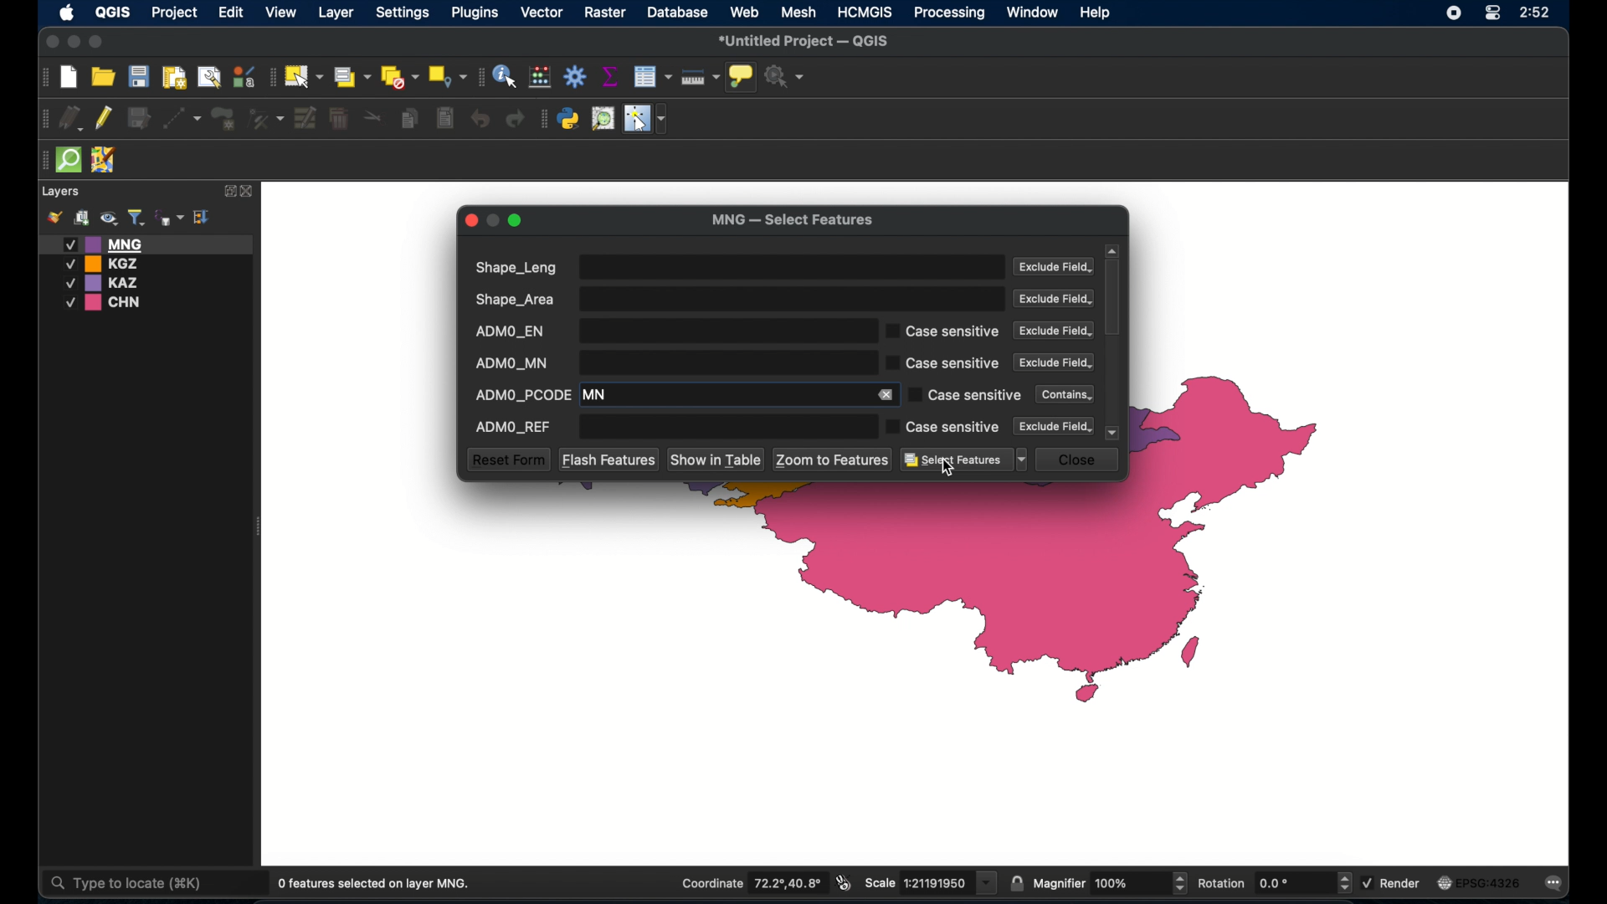 The width and height of the screenshot is (1607, 904). Describe the element at coordinates (471, 220) in the screenshot. I see `close` at that location.